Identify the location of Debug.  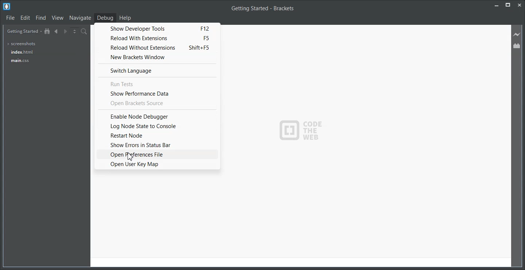
(105, 18).